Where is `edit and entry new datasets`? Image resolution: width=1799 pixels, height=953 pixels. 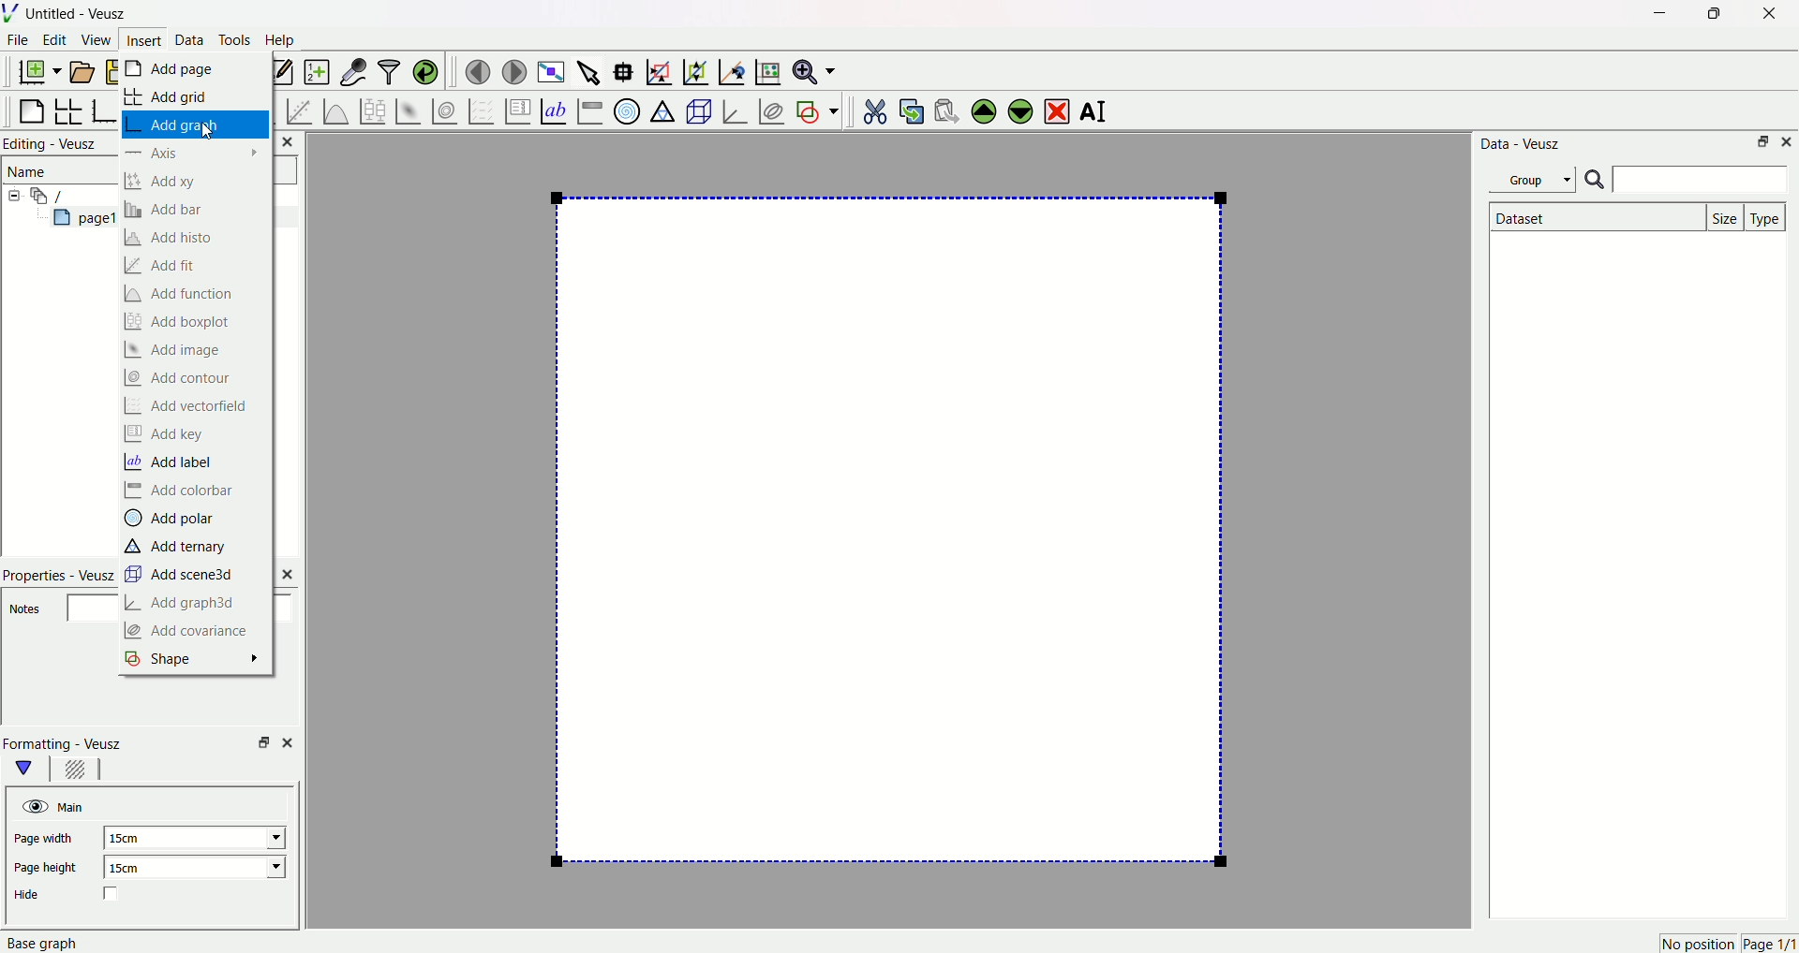 edit and entry new datasets is located at coordinates (282, 74).